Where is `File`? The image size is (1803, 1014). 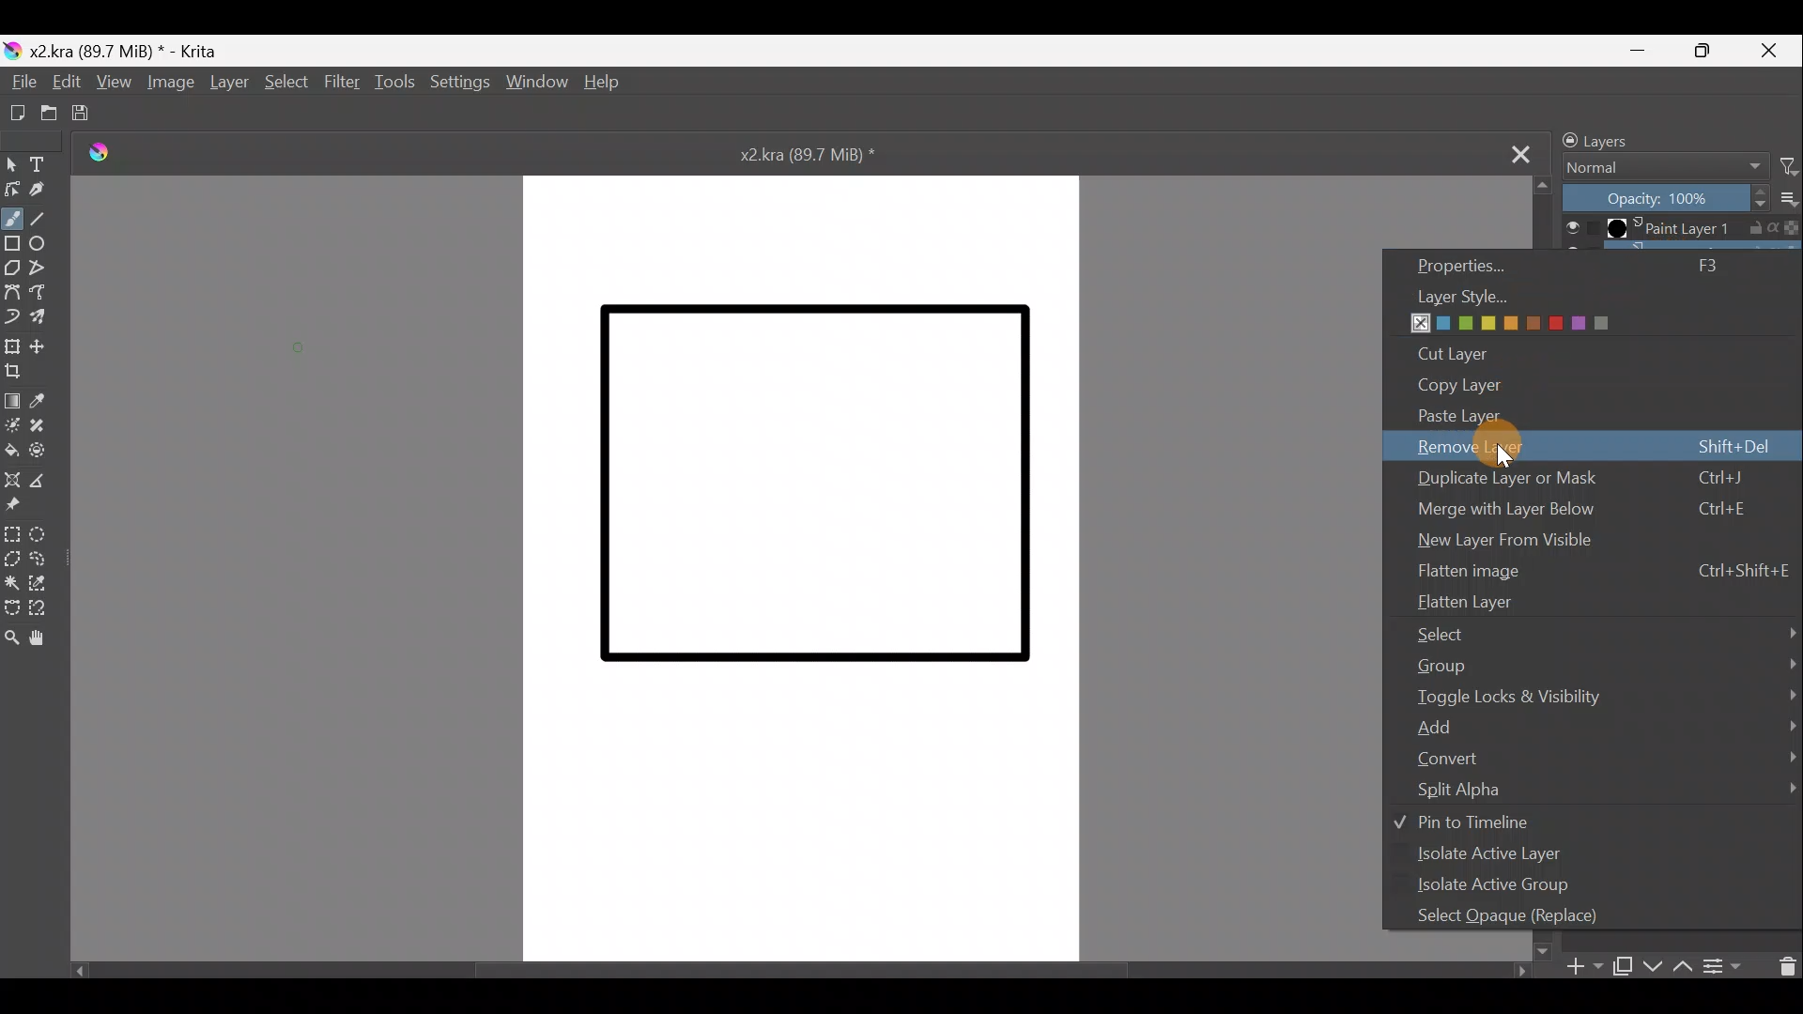
File is located at coordinates (18, 82).